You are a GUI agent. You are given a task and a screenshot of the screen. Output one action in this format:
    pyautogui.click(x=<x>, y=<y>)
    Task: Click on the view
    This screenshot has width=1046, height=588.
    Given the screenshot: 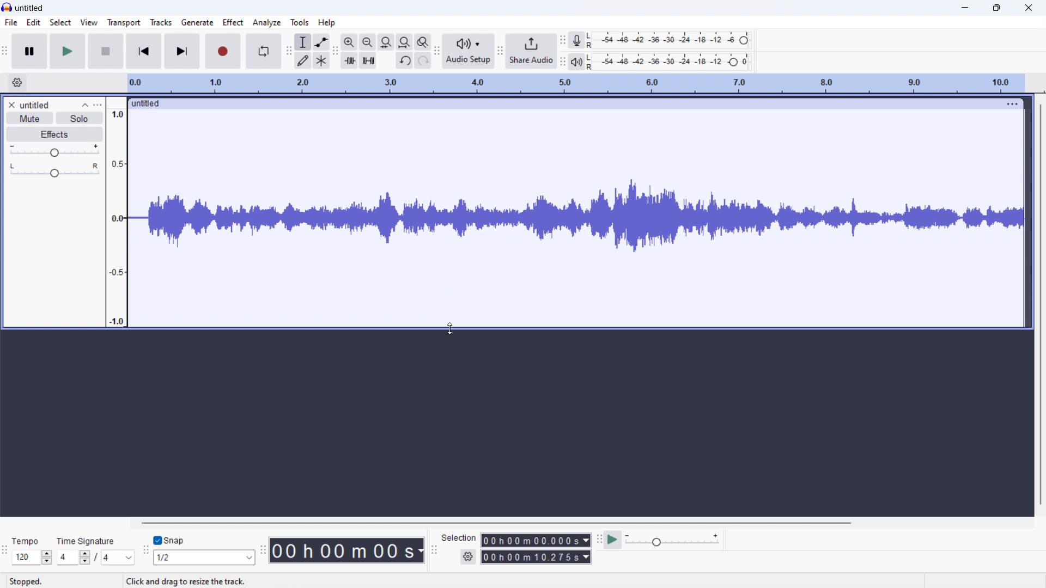 What is the action you would take?
    pyautogui.click(x=88, y=23)
    